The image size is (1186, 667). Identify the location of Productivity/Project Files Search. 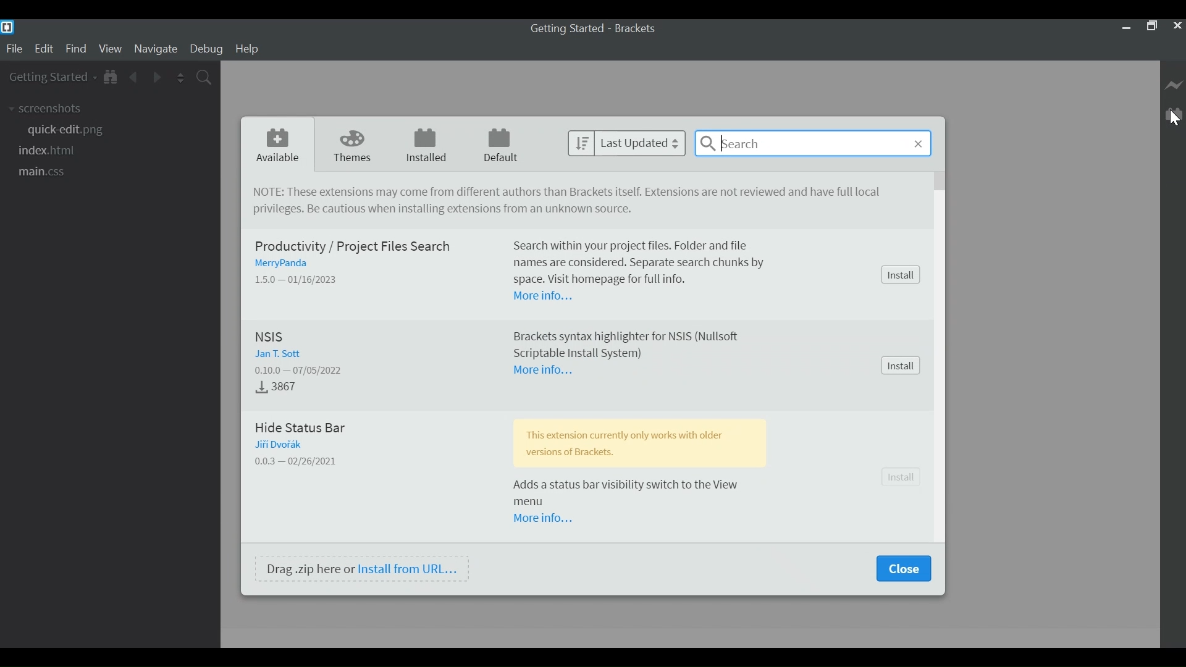
(357, 247).